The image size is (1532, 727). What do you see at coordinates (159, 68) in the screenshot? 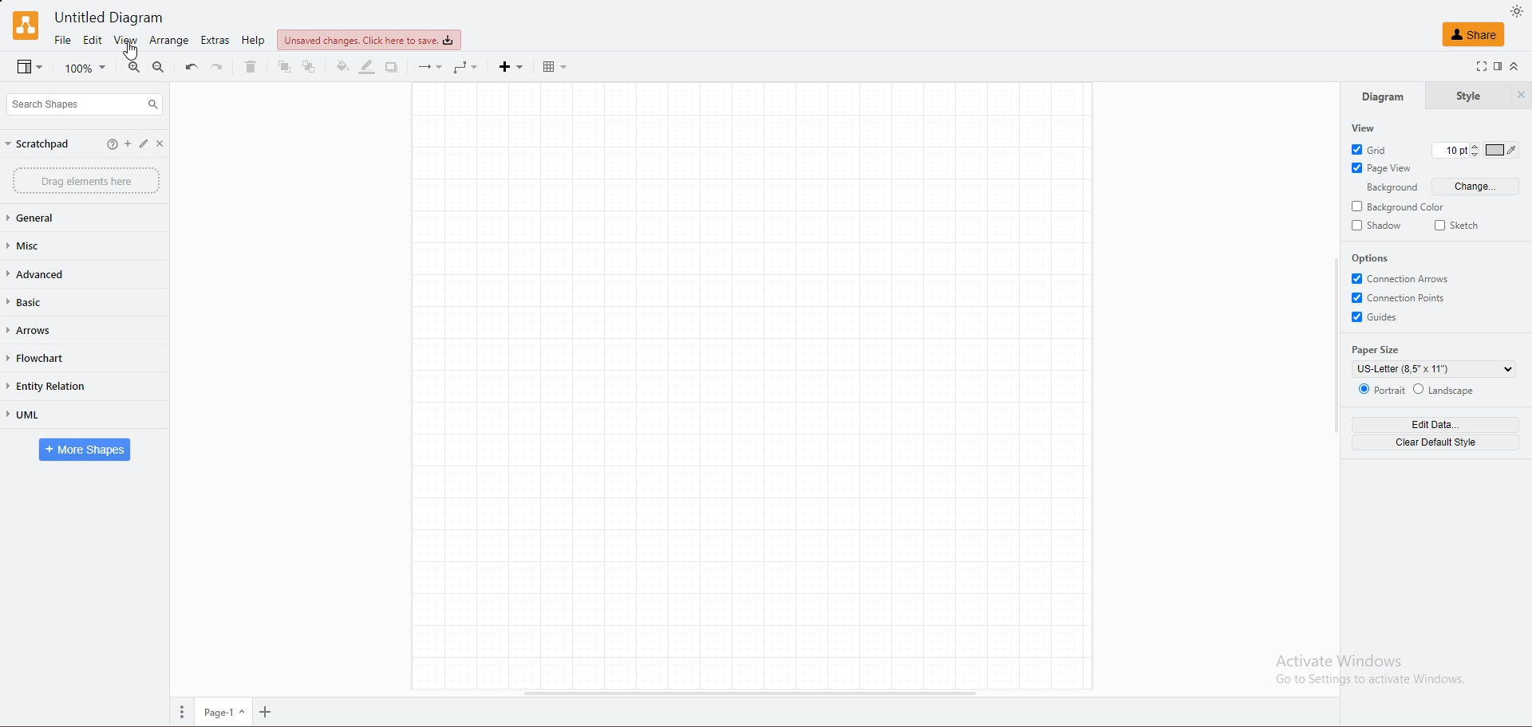
I see `zoom out` at bounding box center [159, 68].